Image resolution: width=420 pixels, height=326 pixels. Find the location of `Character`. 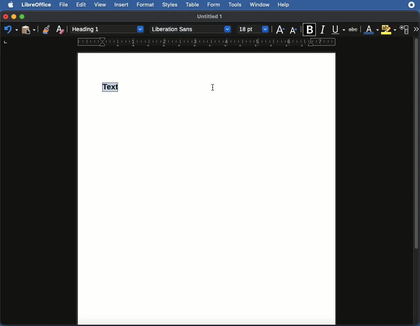

Character is located at coordinates (405, 30).